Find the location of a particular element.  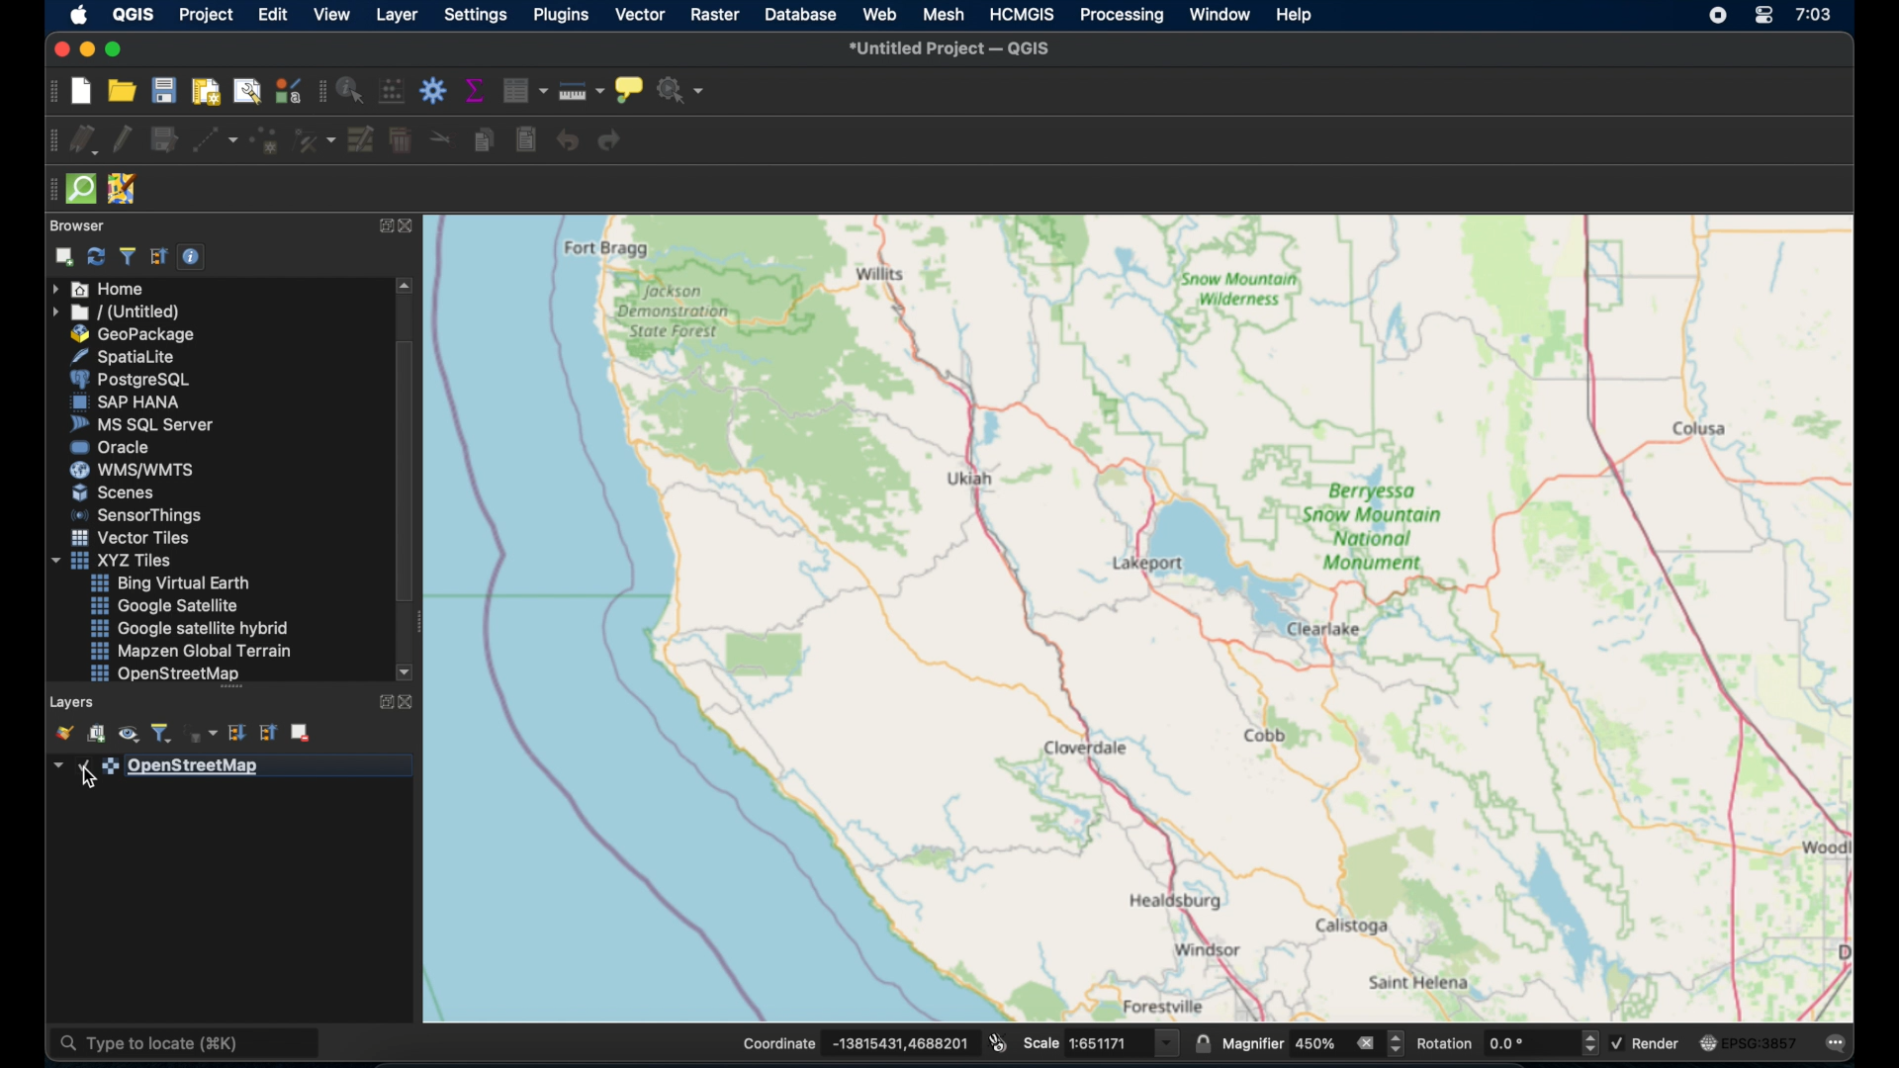

measure line is located at coordinates (582, 90).